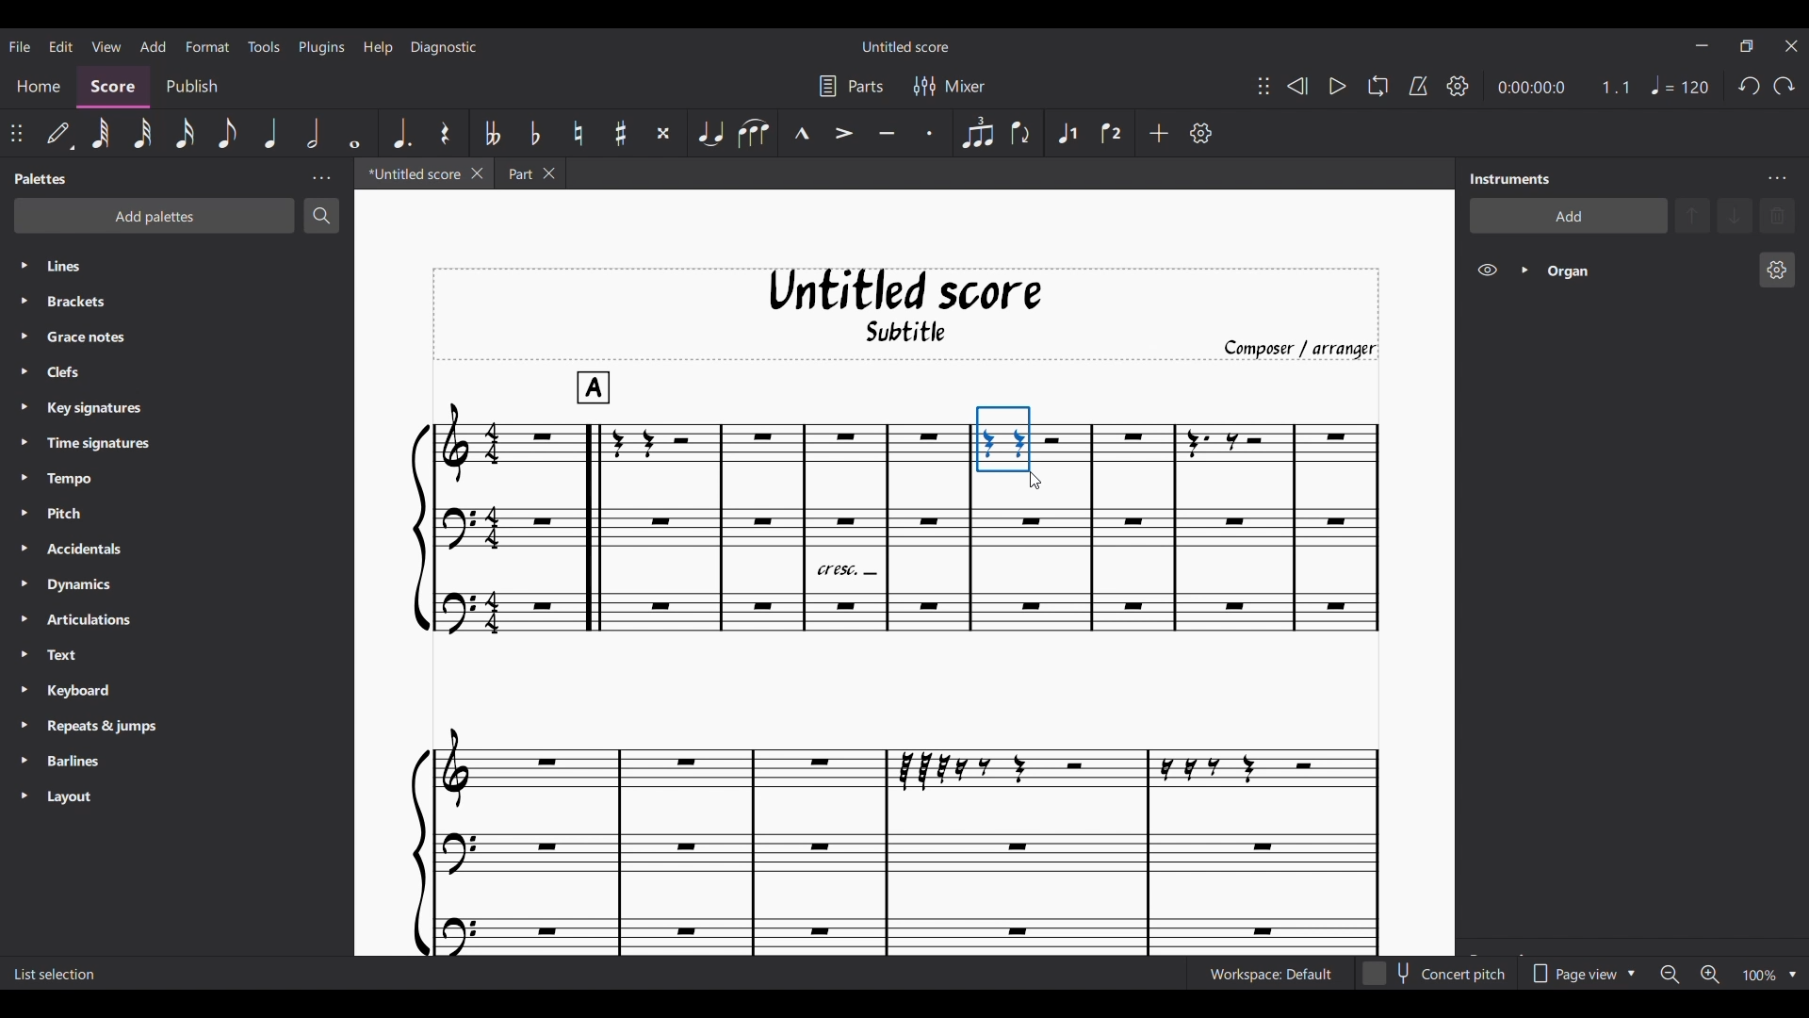 This screenshot has width=1809, height=1018. I want to click on Tuplet, so click(978, 134).